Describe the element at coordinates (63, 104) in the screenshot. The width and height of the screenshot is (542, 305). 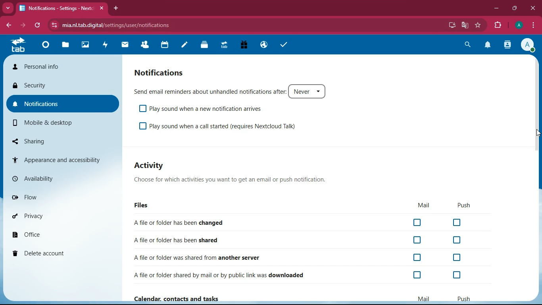
I see `notifications` at that location.